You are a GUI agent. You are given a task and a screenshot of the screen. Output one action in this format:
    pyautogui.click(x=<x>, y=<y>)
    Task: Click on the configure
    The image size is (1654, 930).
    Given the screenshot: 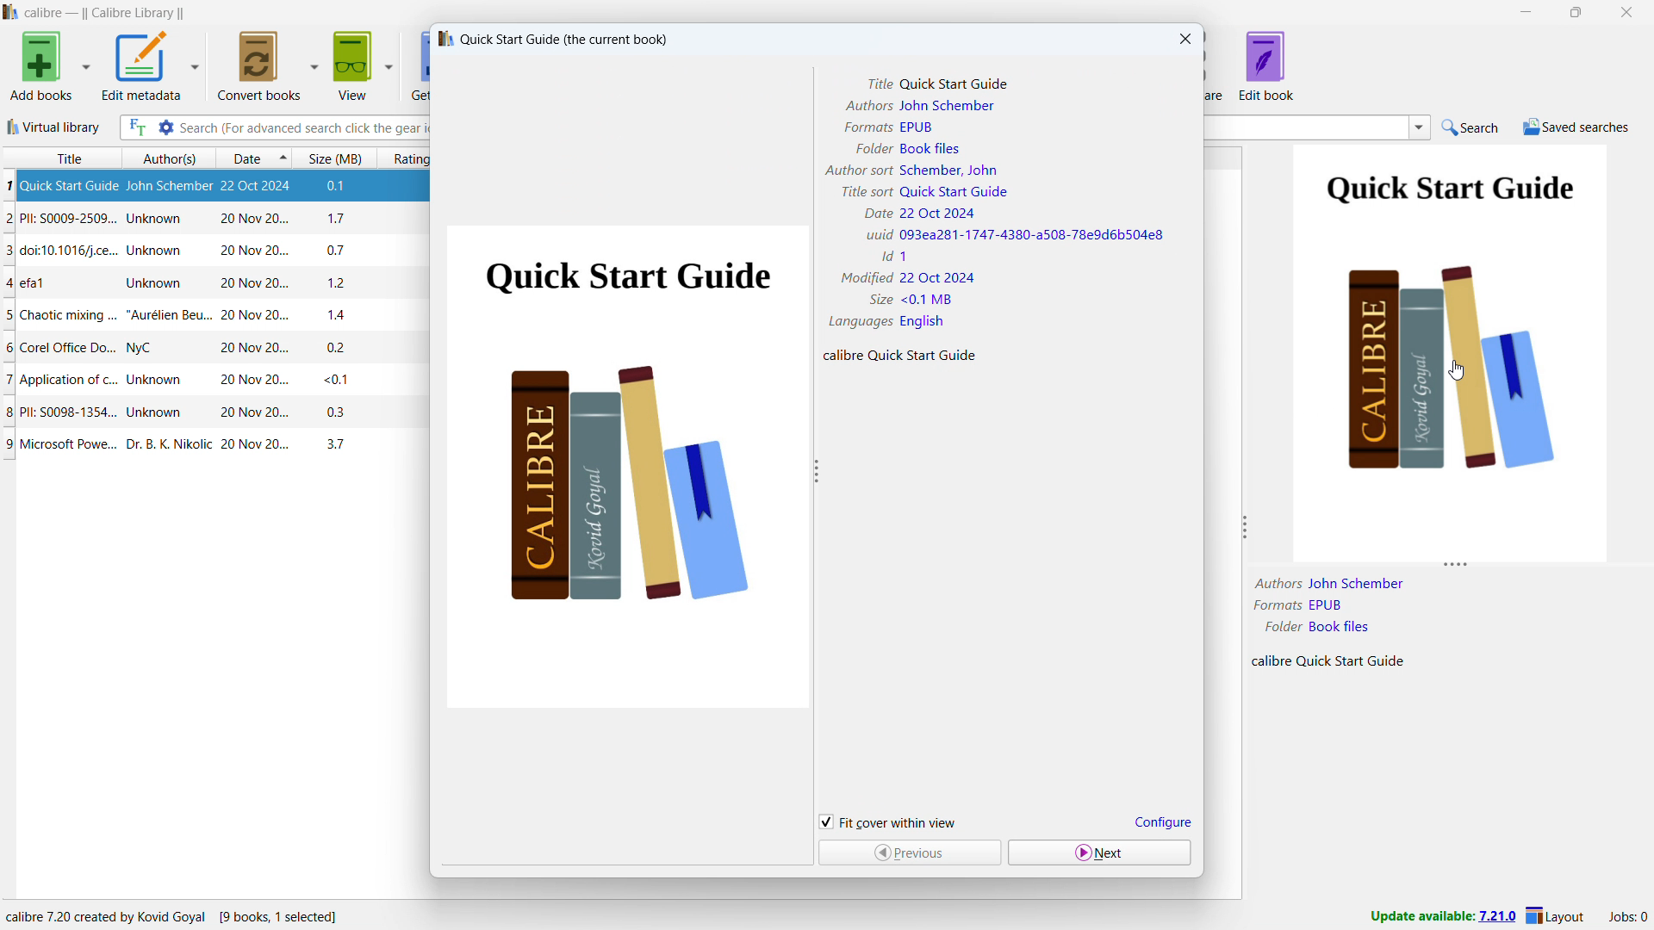 What is the action you would take?
    pyautogui.click(x=1161, y=821)
    